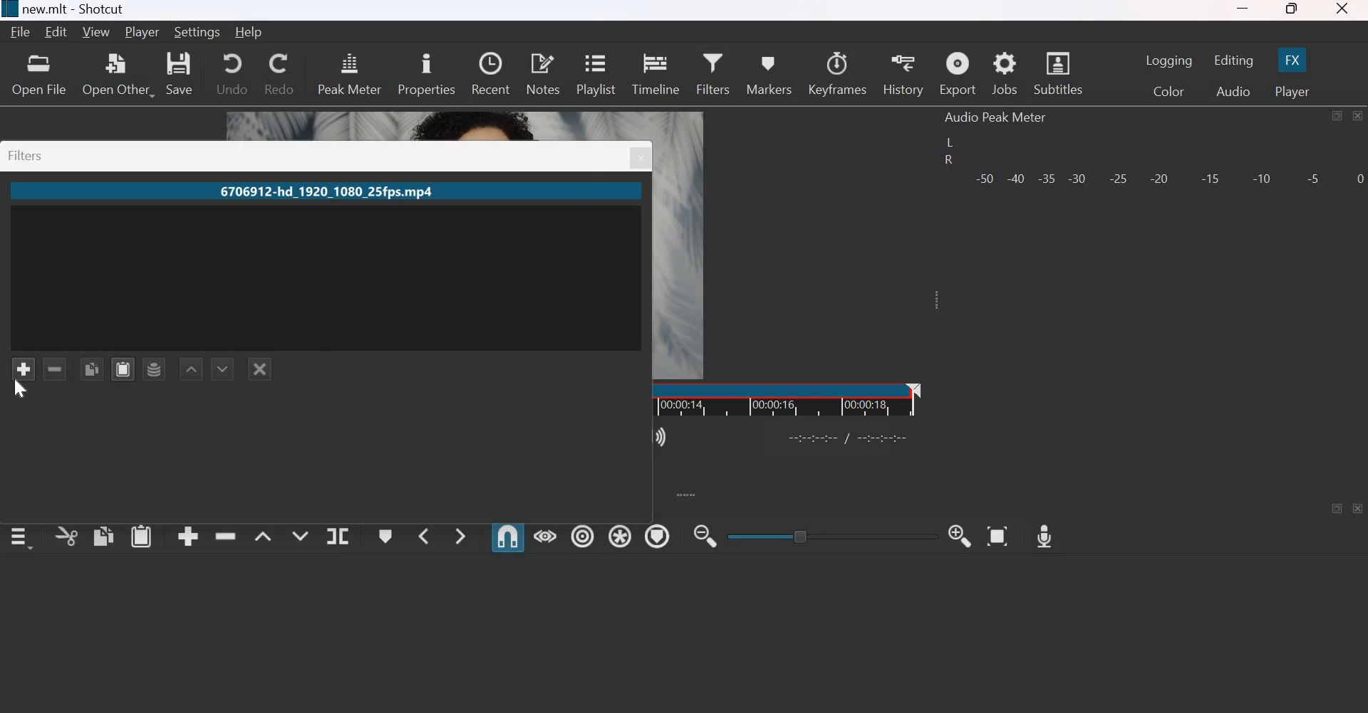  I want to click on Ripple all tracks, so click(617, 534).